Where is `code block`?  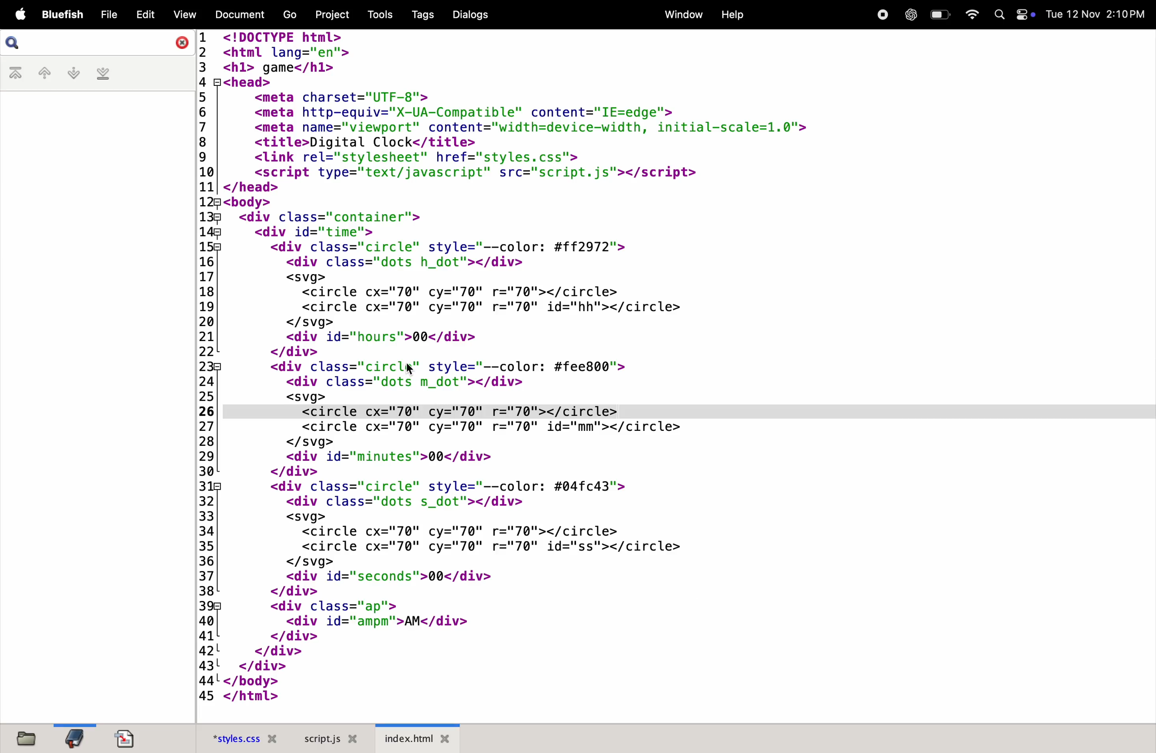 code block is located at coordinates (577, 365).